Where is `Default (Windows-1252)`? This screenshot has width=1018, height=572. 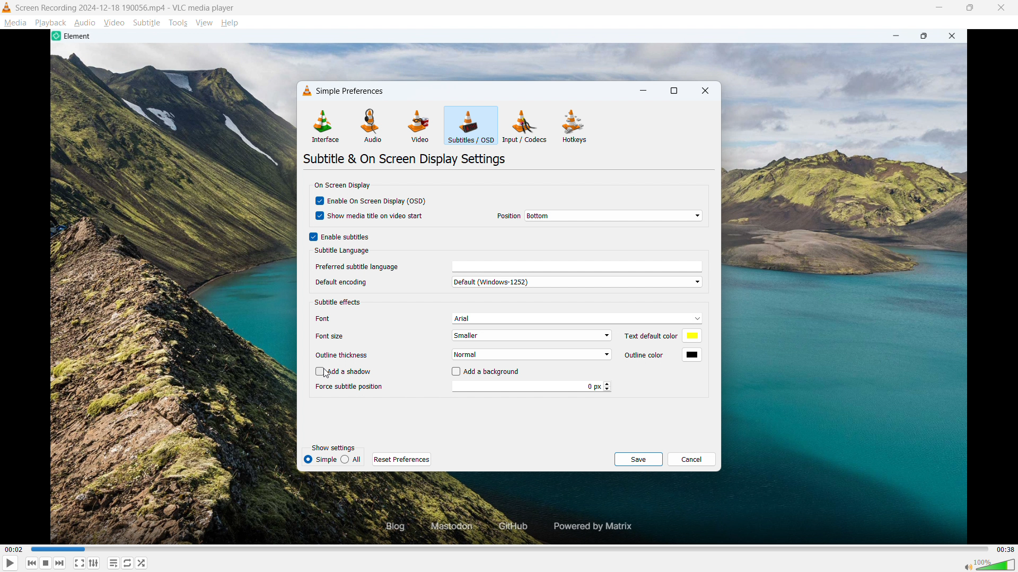 Default (Windows-1252) is located at coordinates (577, 282).